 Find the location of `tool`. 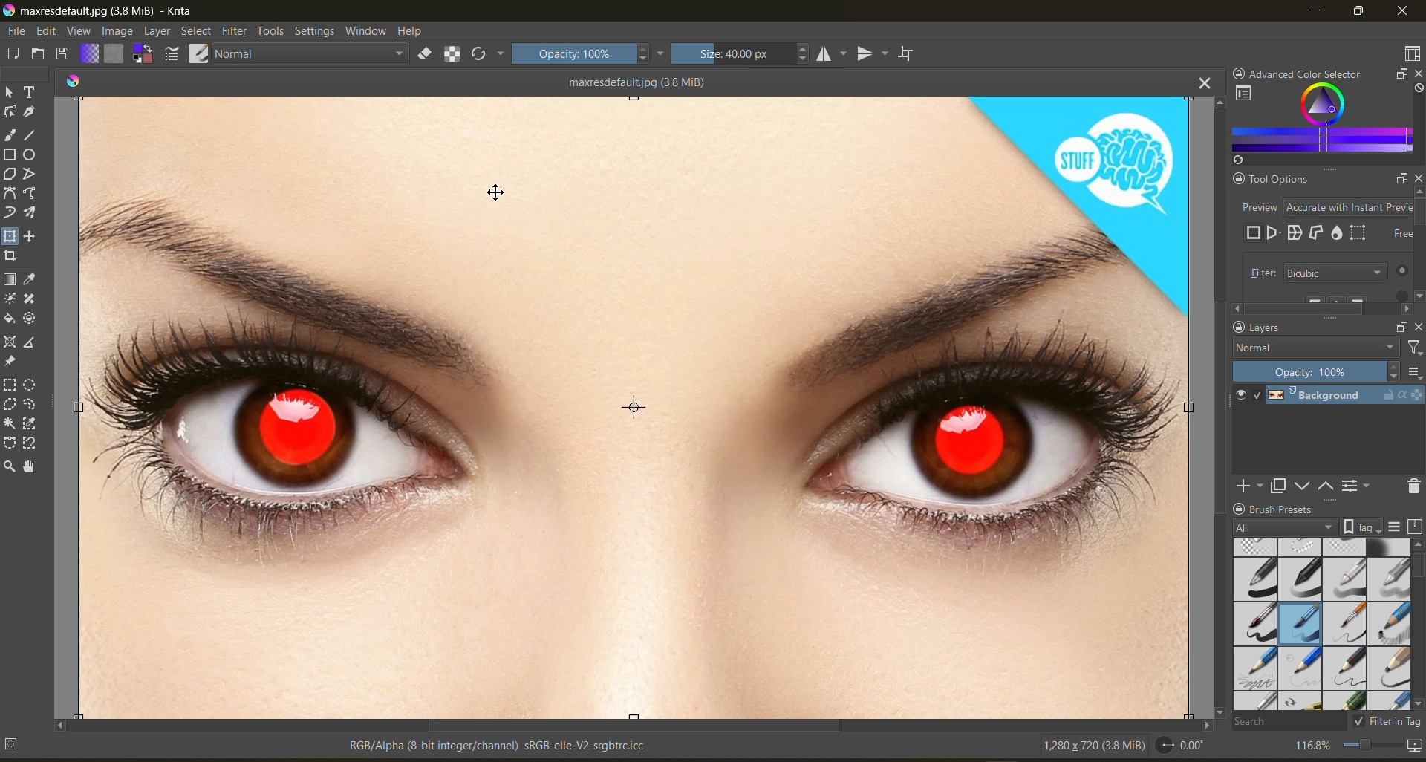

tool is located at coordinates (10, 136).